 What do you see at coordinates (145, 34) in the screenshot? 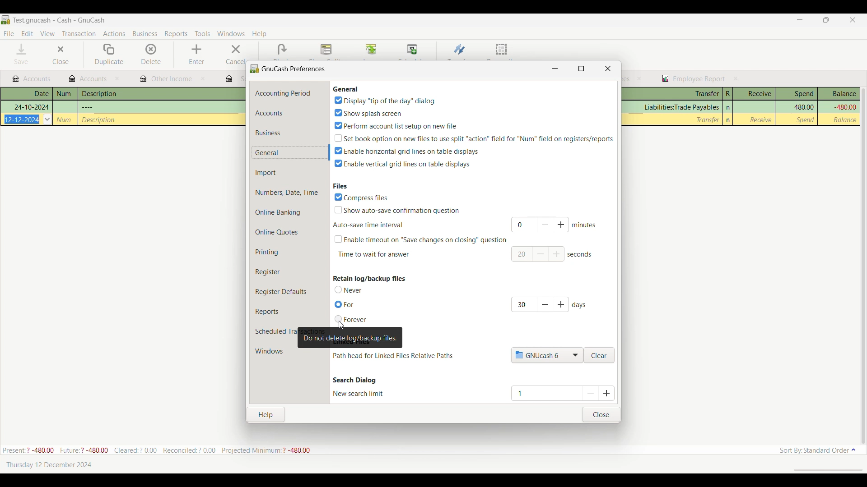
I see `Business menu` at bounding box center [145, 34].